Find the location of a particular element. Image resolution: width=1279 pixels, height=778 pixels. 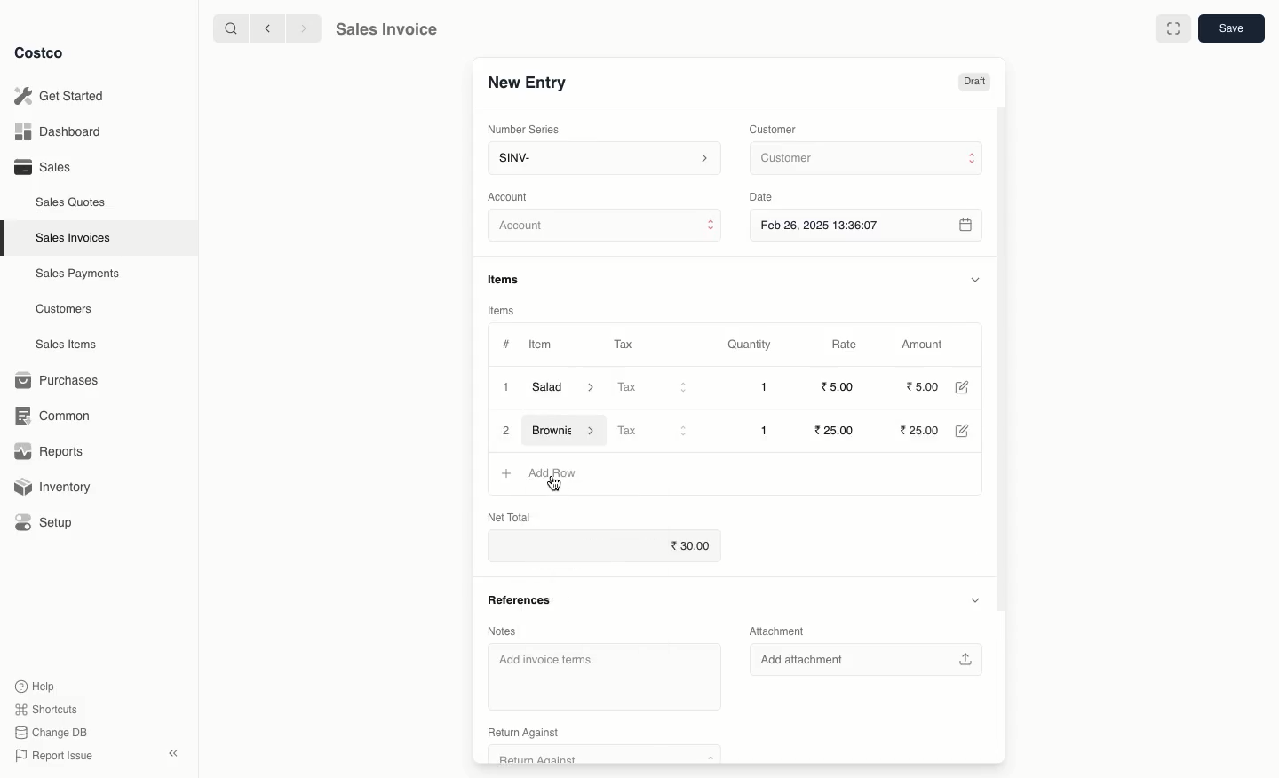

Edit is located at coordinates (965, 431).